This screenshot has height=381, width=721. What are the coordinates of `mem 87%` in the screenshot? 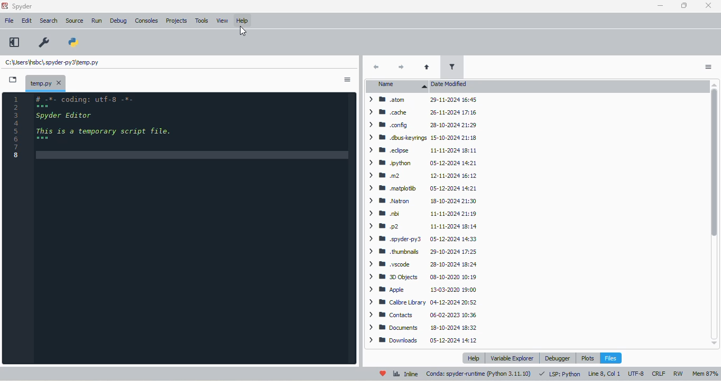 It's located at (706, 375).